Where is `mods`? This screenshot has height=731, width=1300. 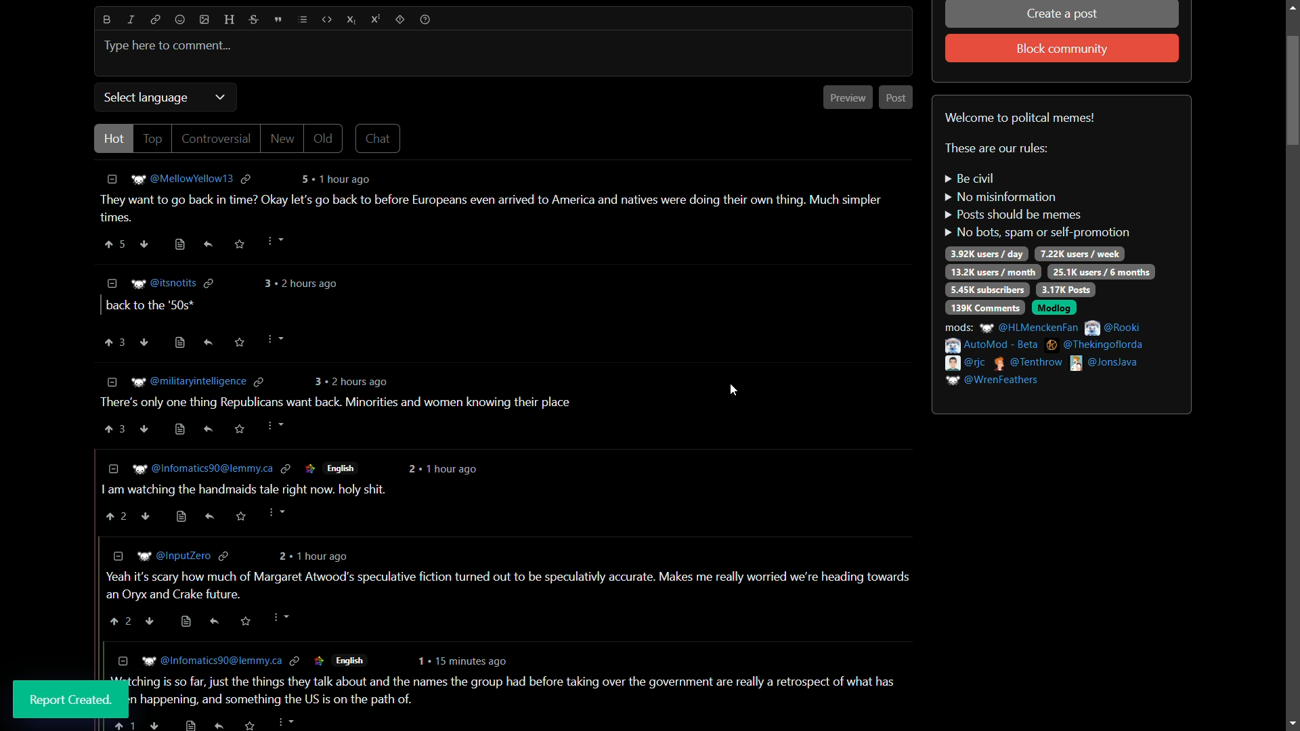
mods is located at coordinates (1047, 353).